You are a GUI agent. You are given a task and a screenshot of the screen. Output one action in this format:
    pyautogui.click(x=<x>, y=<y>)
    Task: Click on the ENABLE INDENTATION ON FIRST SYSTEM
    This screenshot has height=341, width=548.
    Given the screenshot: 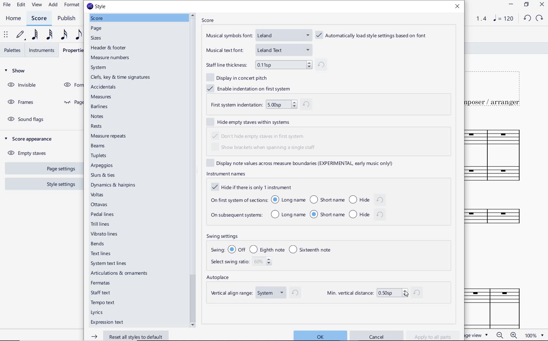 What is the action you would take?
    pyautogui.click(x=251, y=88)
    